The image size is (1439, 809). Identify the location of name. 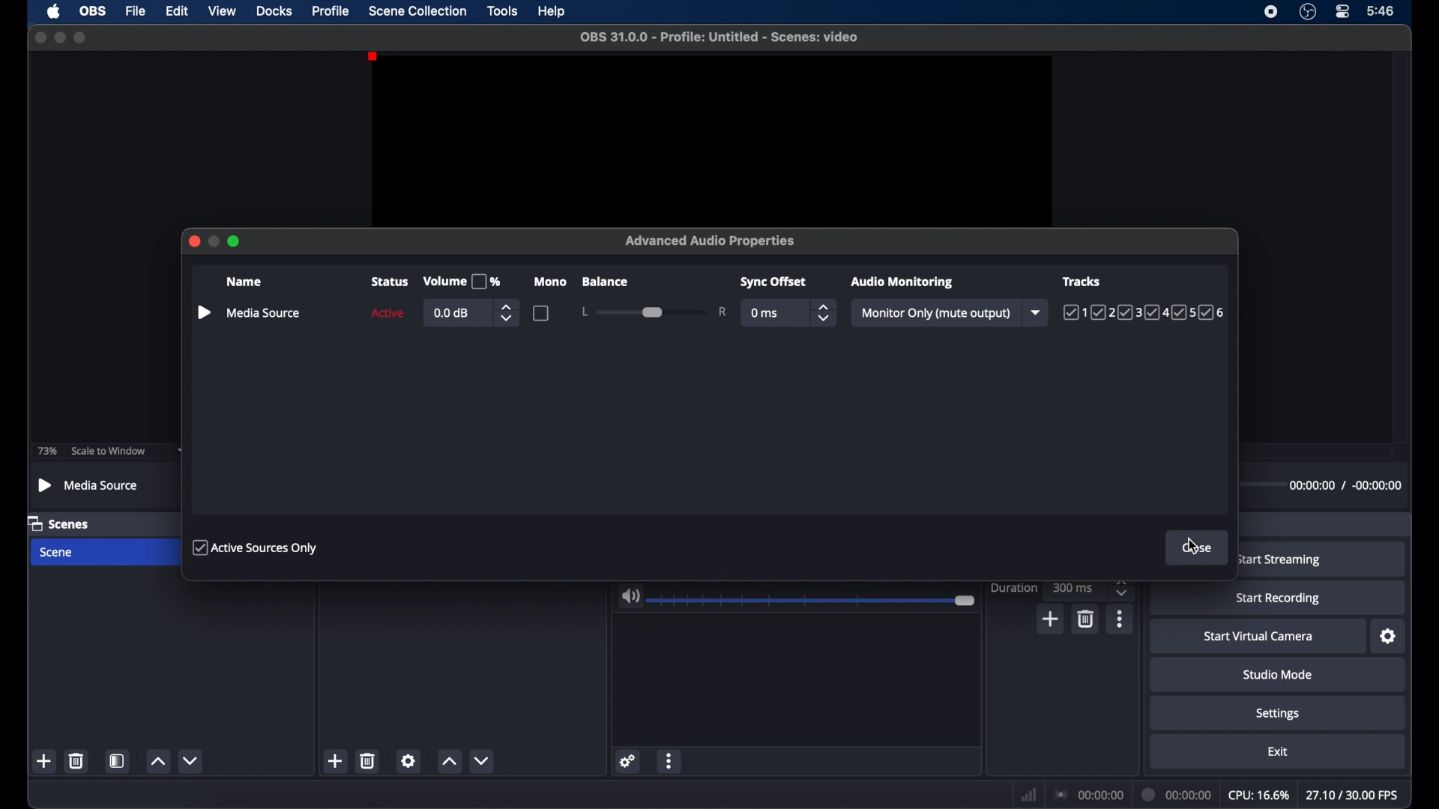
(246, 282).